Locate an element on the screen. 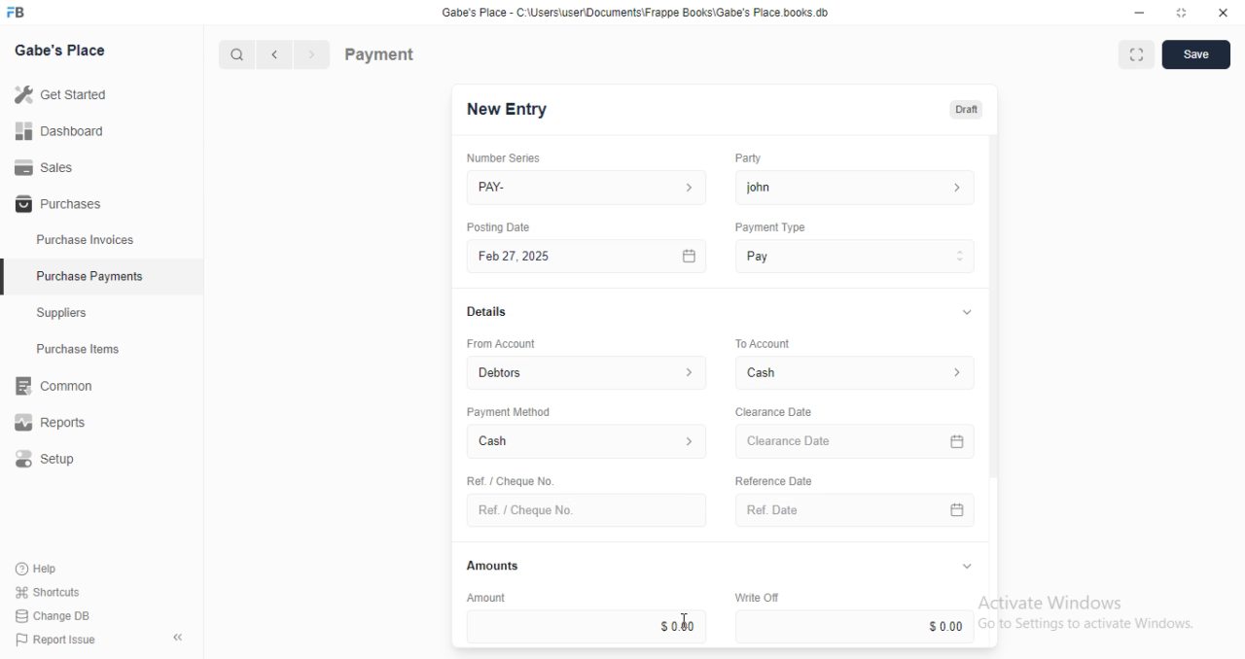 This screenshot has height=659, width=1245. Rit
Common is located at coordinates (53, 387).